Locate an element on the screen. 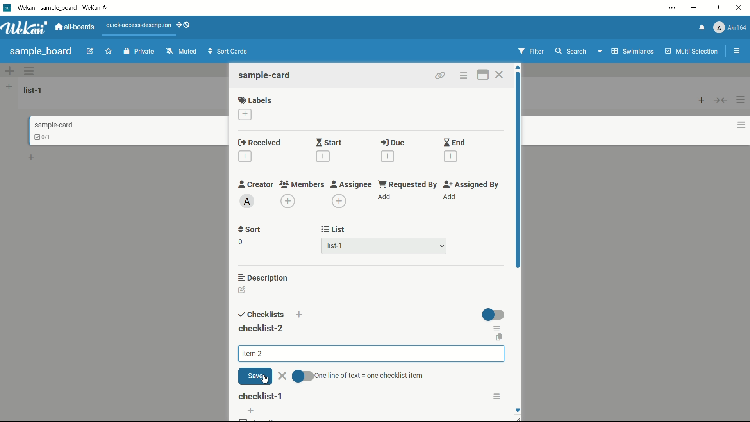 The height and width of the screenshot is (422, 750). card actions is located at coordinates (741, 125).